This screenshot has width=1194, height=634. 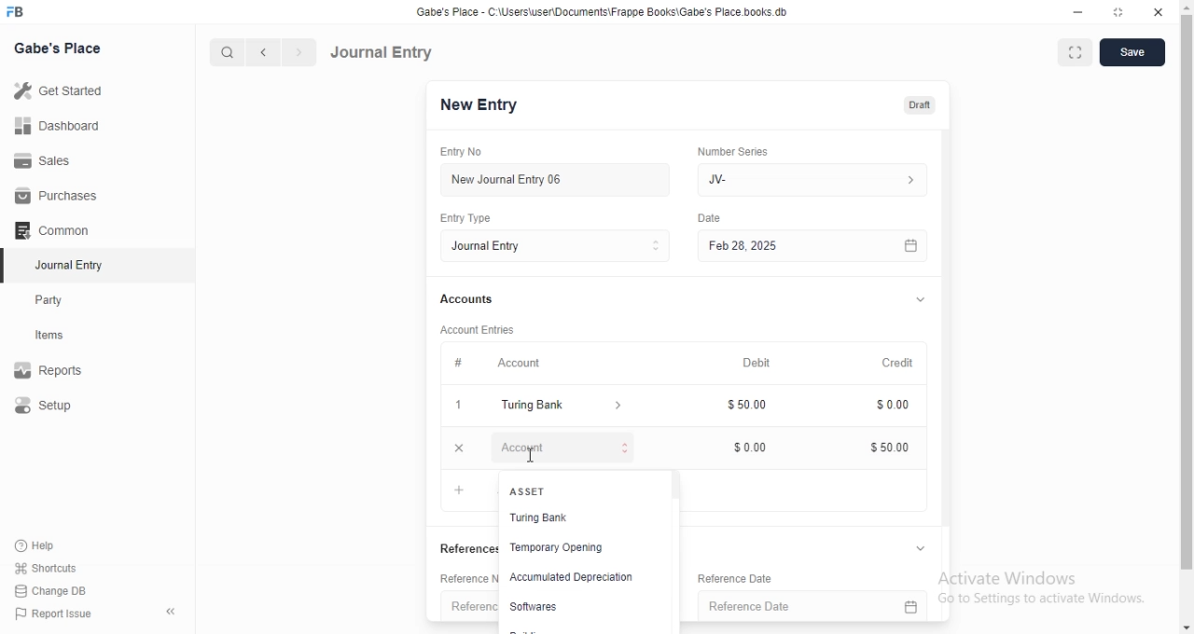 I want to click on New Entry, so click(x=484, y=105).